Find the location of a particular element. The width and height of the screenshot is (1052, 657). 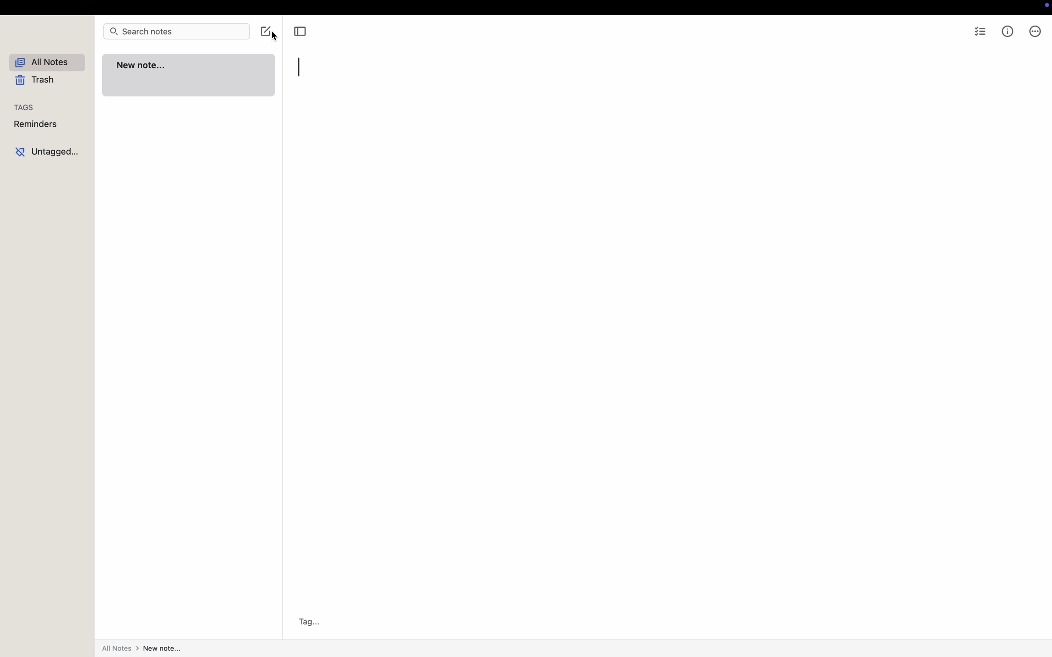

toggle sidebar is located at coordinates (300, 32).